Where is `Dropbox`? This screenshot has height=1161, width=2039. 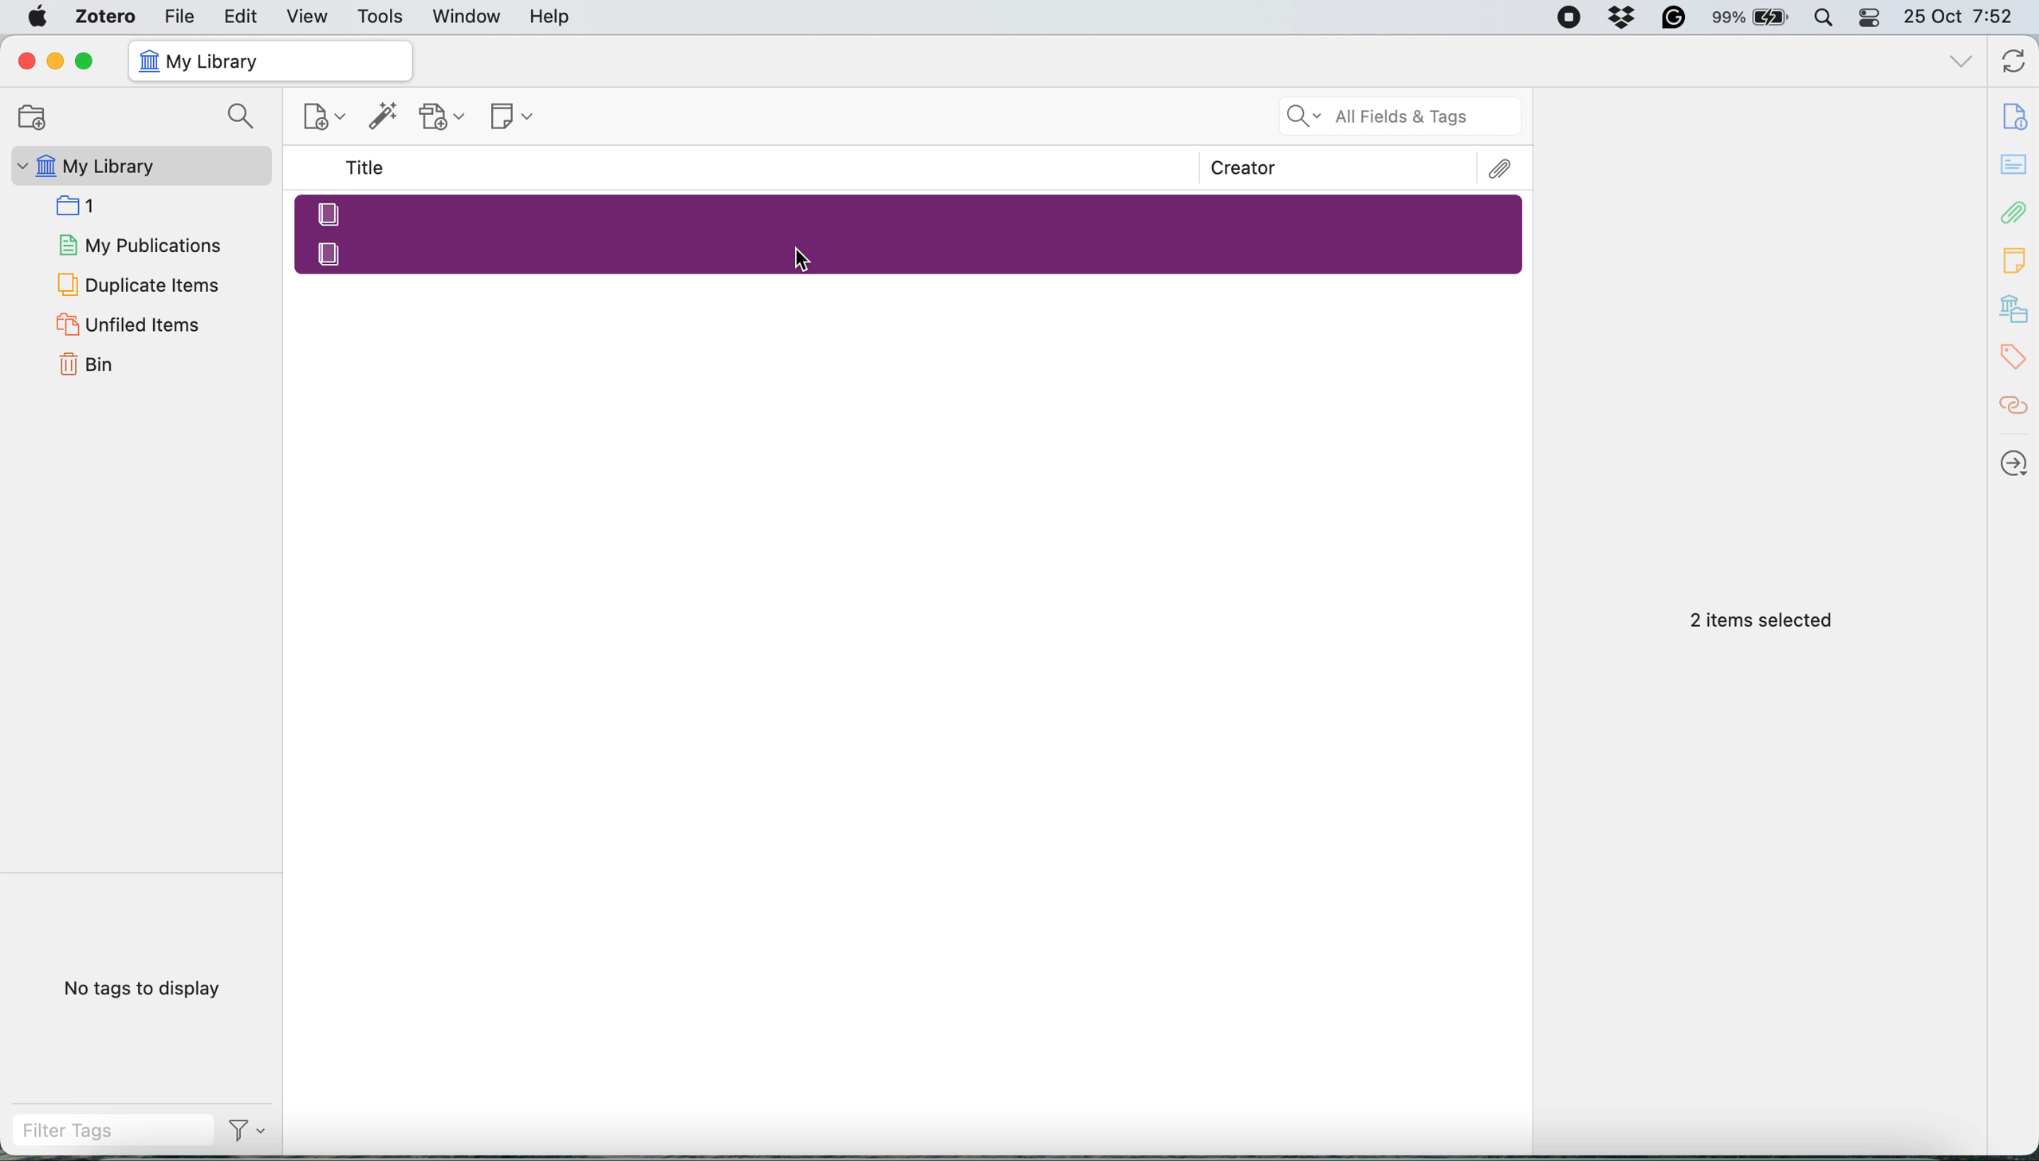 Dropbox is located at coordinates (1624, 17).